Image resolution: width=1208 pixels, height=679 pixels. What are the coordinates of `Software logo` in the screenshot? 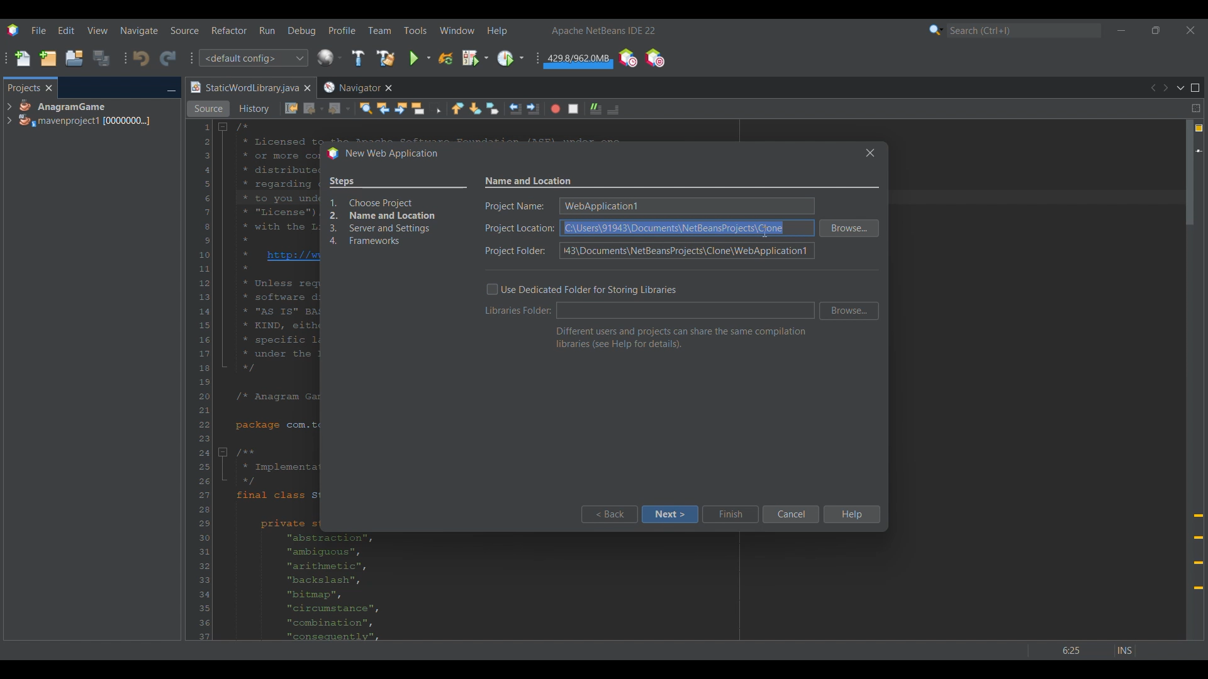 It's located at (13, 30).